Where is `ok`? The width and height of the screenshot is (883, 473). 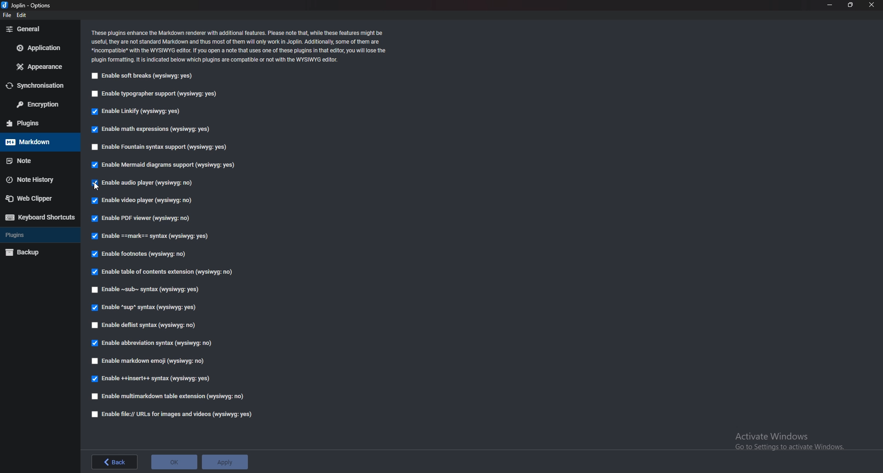 ok is located at coordinates (173, 462).